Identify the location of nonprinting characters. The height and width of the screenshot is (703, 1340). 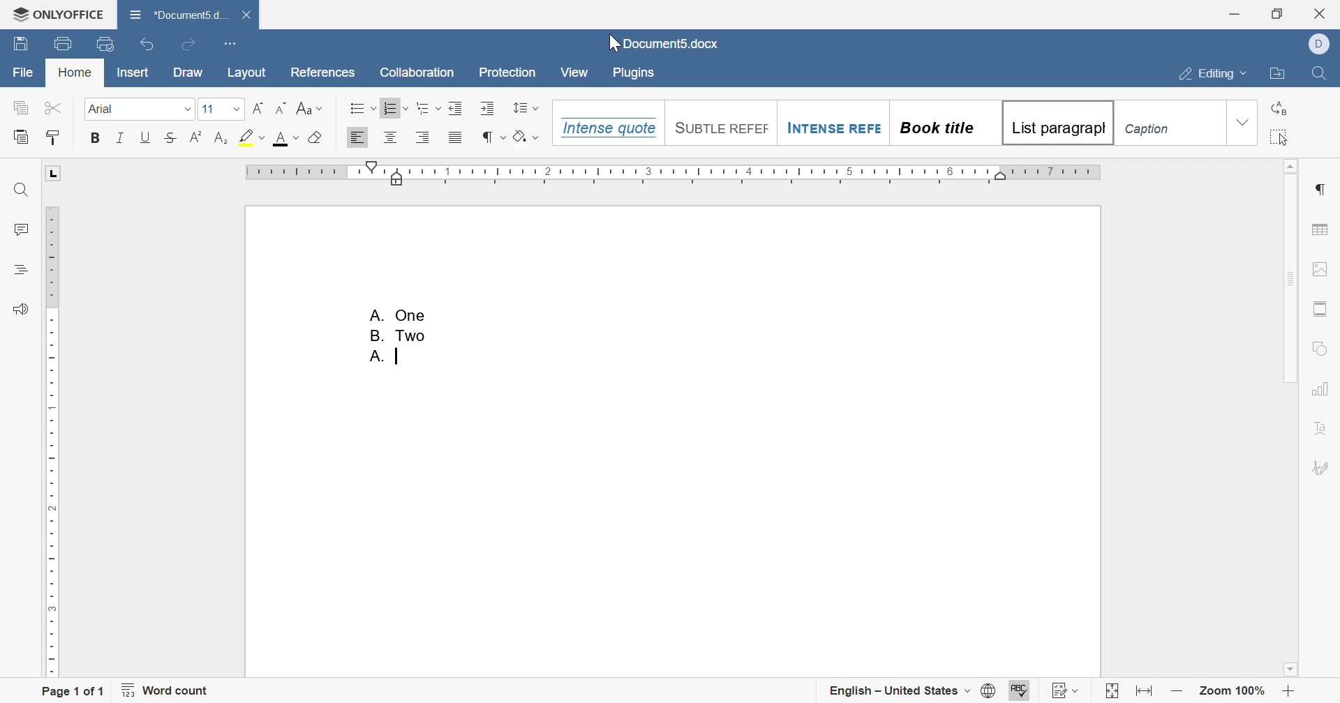
(493, 137).